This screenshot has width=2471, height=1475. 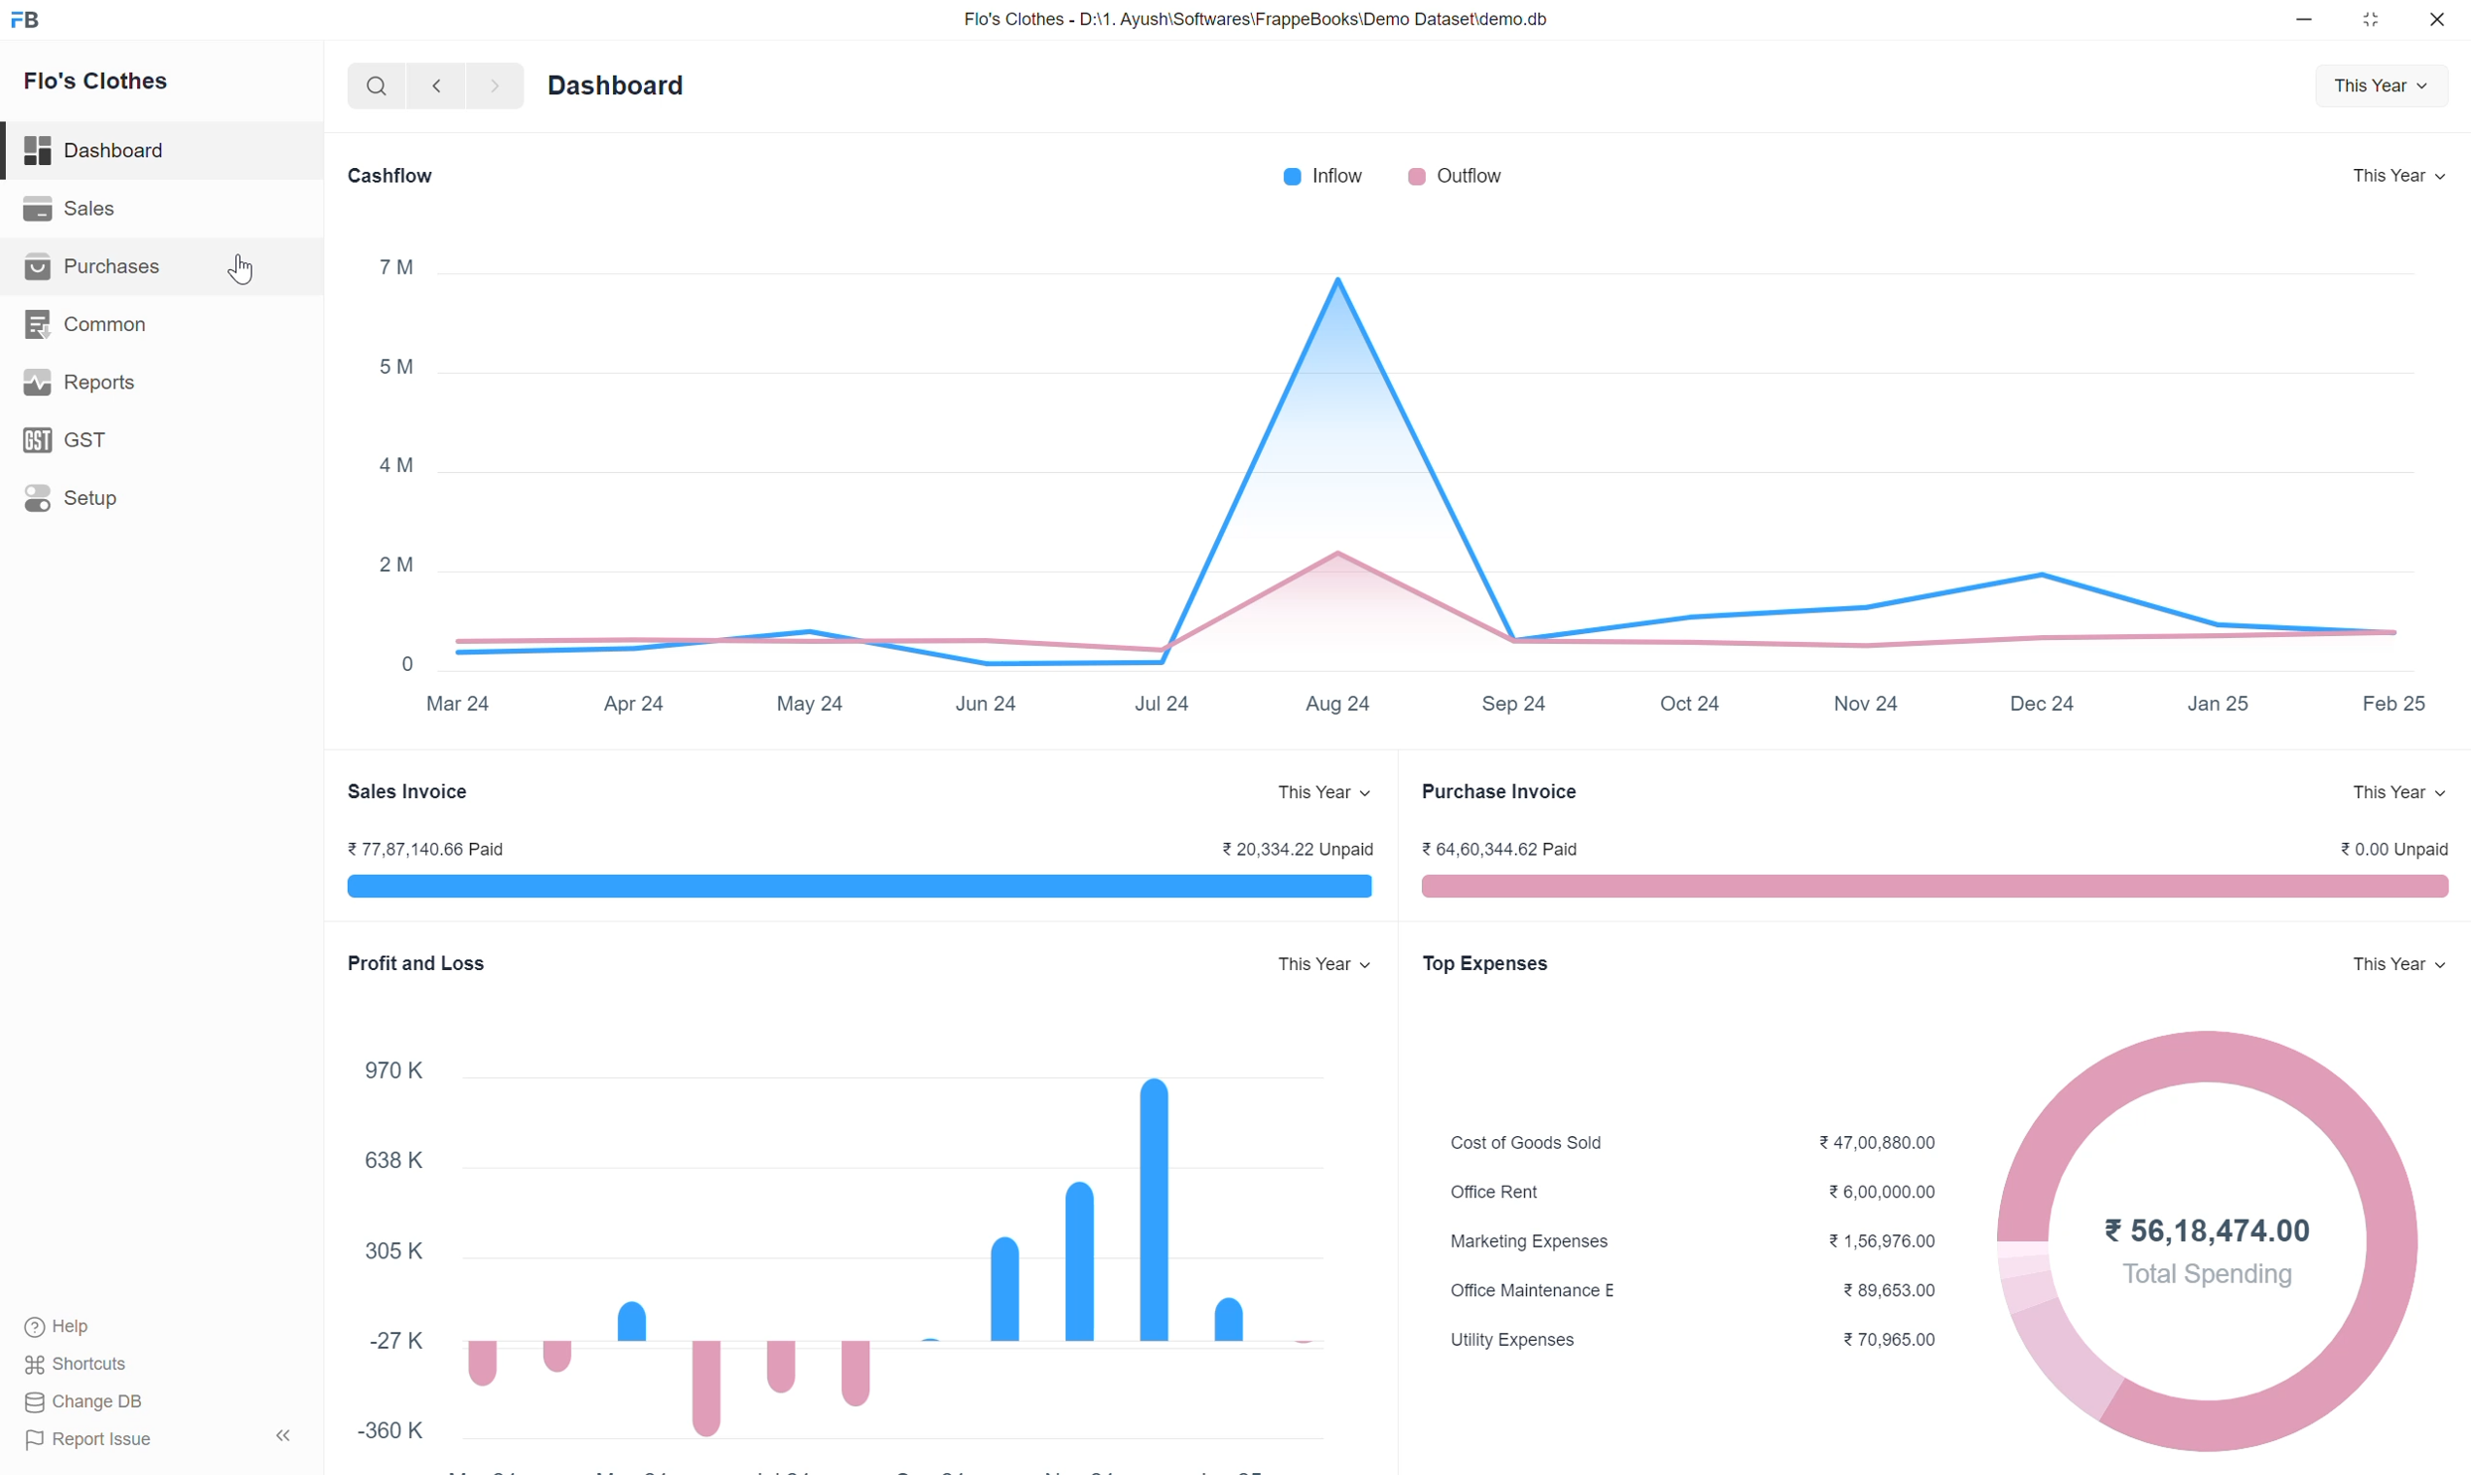 What do you see at coordinates (2392, 848) in the screenshot?
I see `0.00 Unpaid` at bounding box center [2392, 848].